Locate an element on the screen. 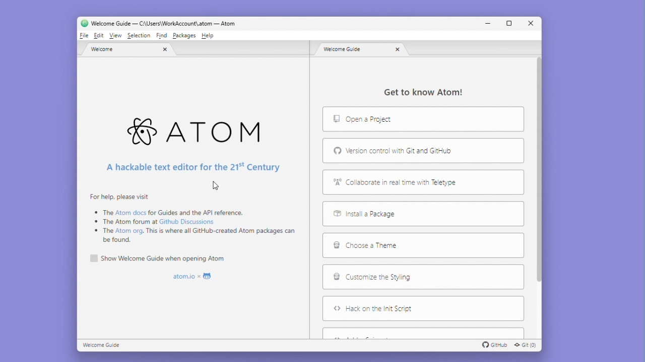 The height and width of the screenshot is (362, 645). File is located at coordinates (85, 37).